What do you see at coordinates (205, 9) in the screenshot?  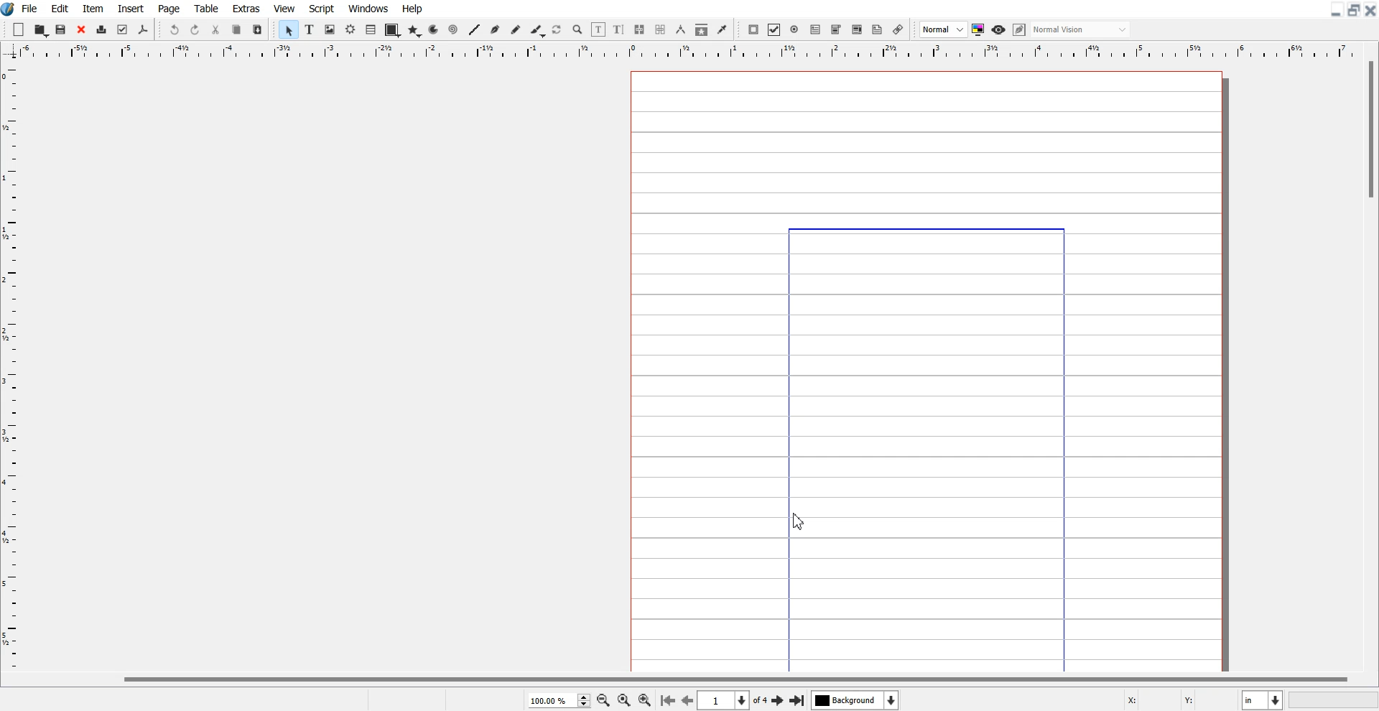 I see `Table` at bounding box center [205, 9].